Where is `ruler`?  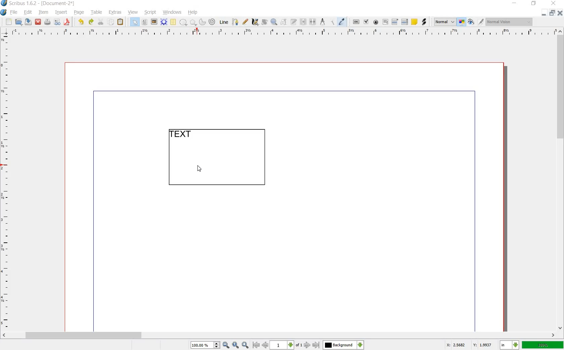
ruler is located at coordinates (6, 182).